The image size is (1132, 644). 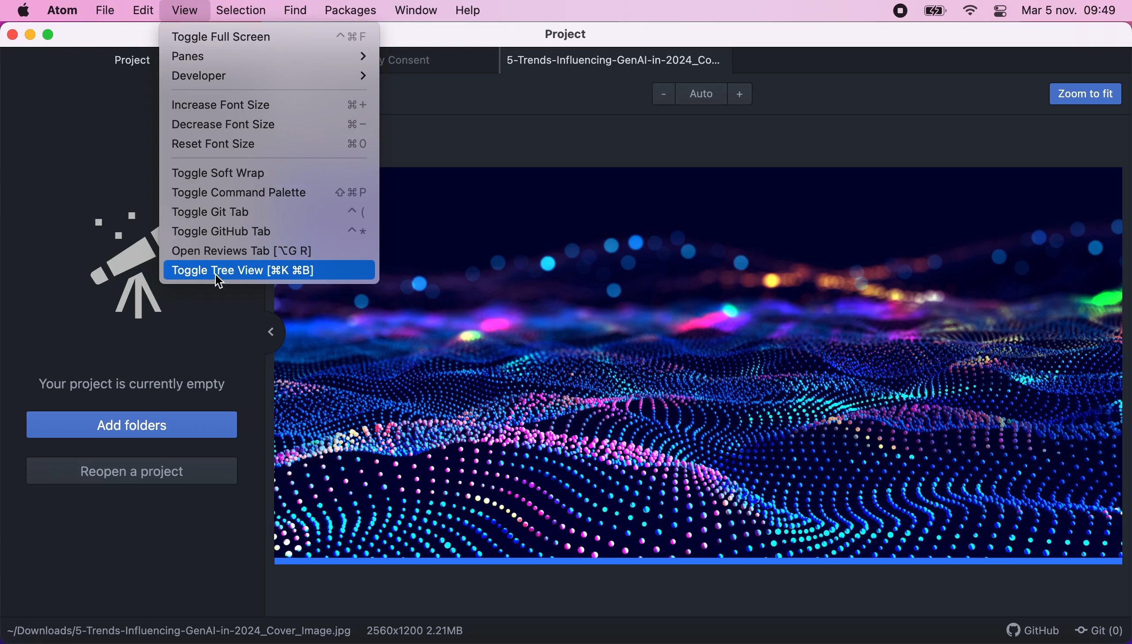 I want to click on 2560x1200 2.21mb, so click(x=424, y=630).